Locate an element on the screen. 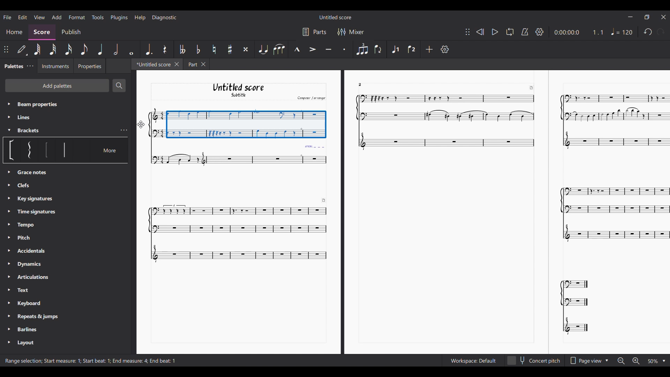 Image resolution: width=670 pixels, height=377 pixels. Tuplet is located at coordinates (362, 49).